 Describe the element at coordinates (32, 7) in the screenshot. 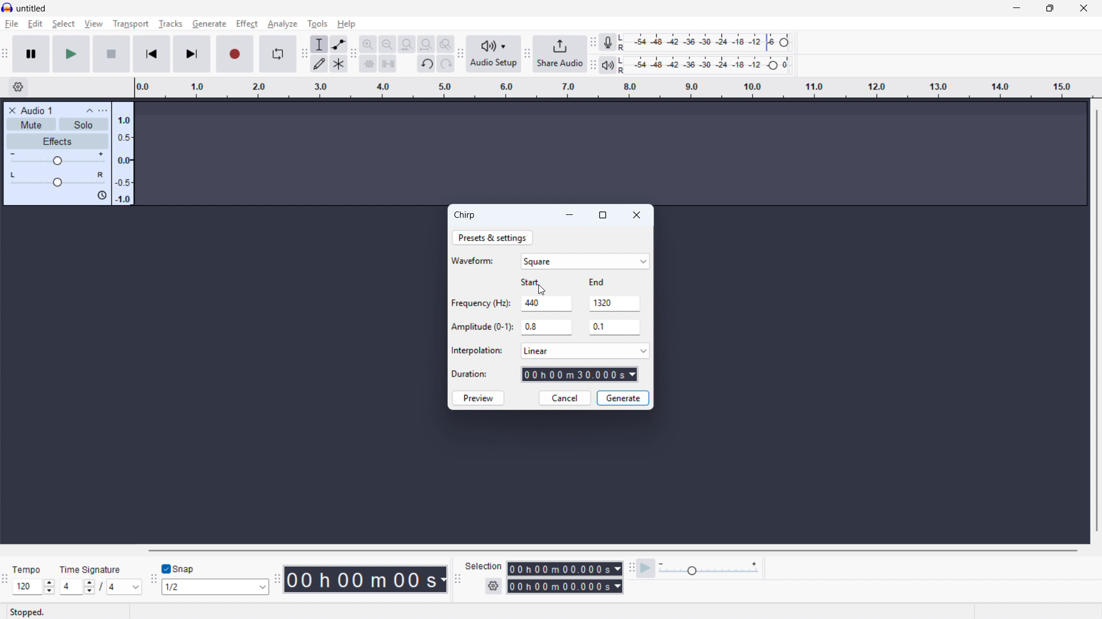

I see `untitled` at that location.